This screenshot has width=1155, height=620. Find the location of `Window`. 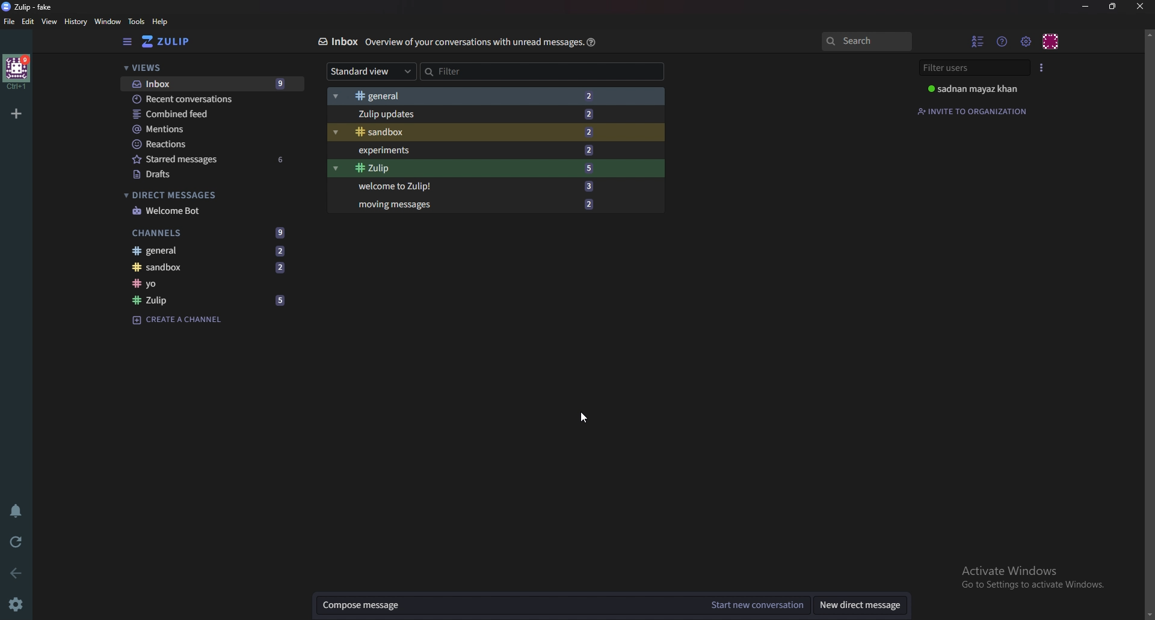

Window is located at coordinates (106, 22).